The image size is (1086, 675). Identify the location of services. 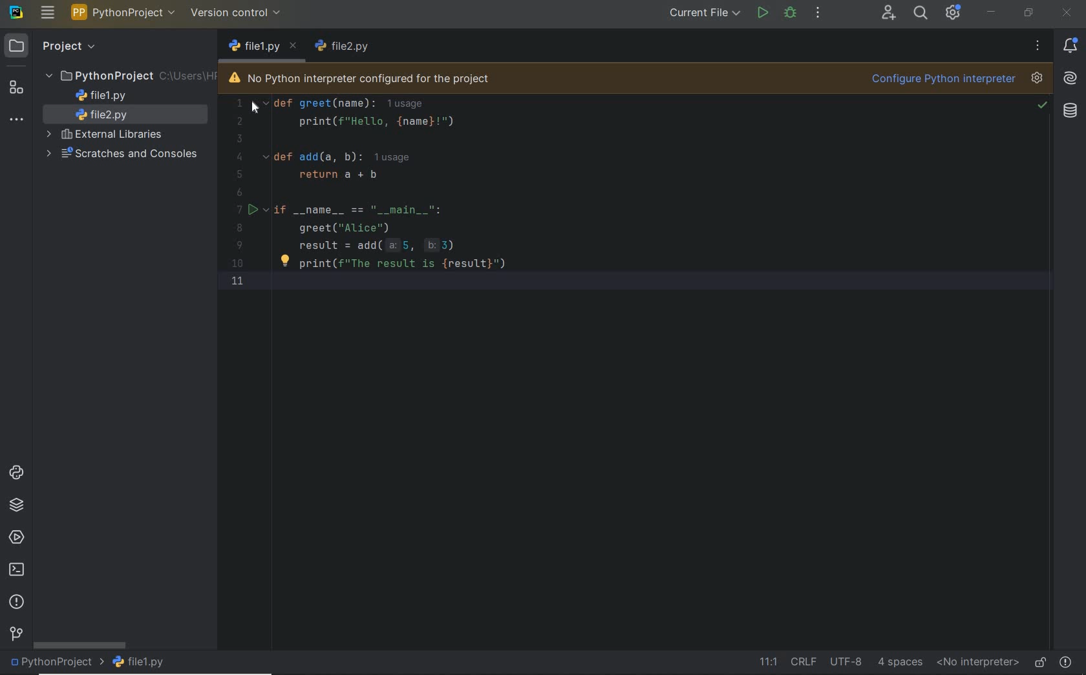
(15, 539).